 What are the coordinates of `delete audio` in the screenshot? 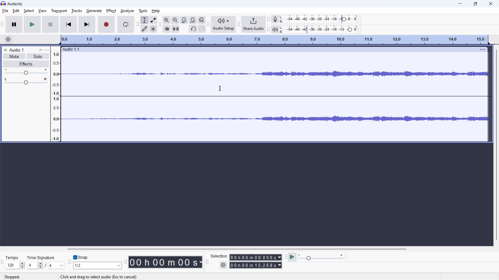 It's located at (5, 50).